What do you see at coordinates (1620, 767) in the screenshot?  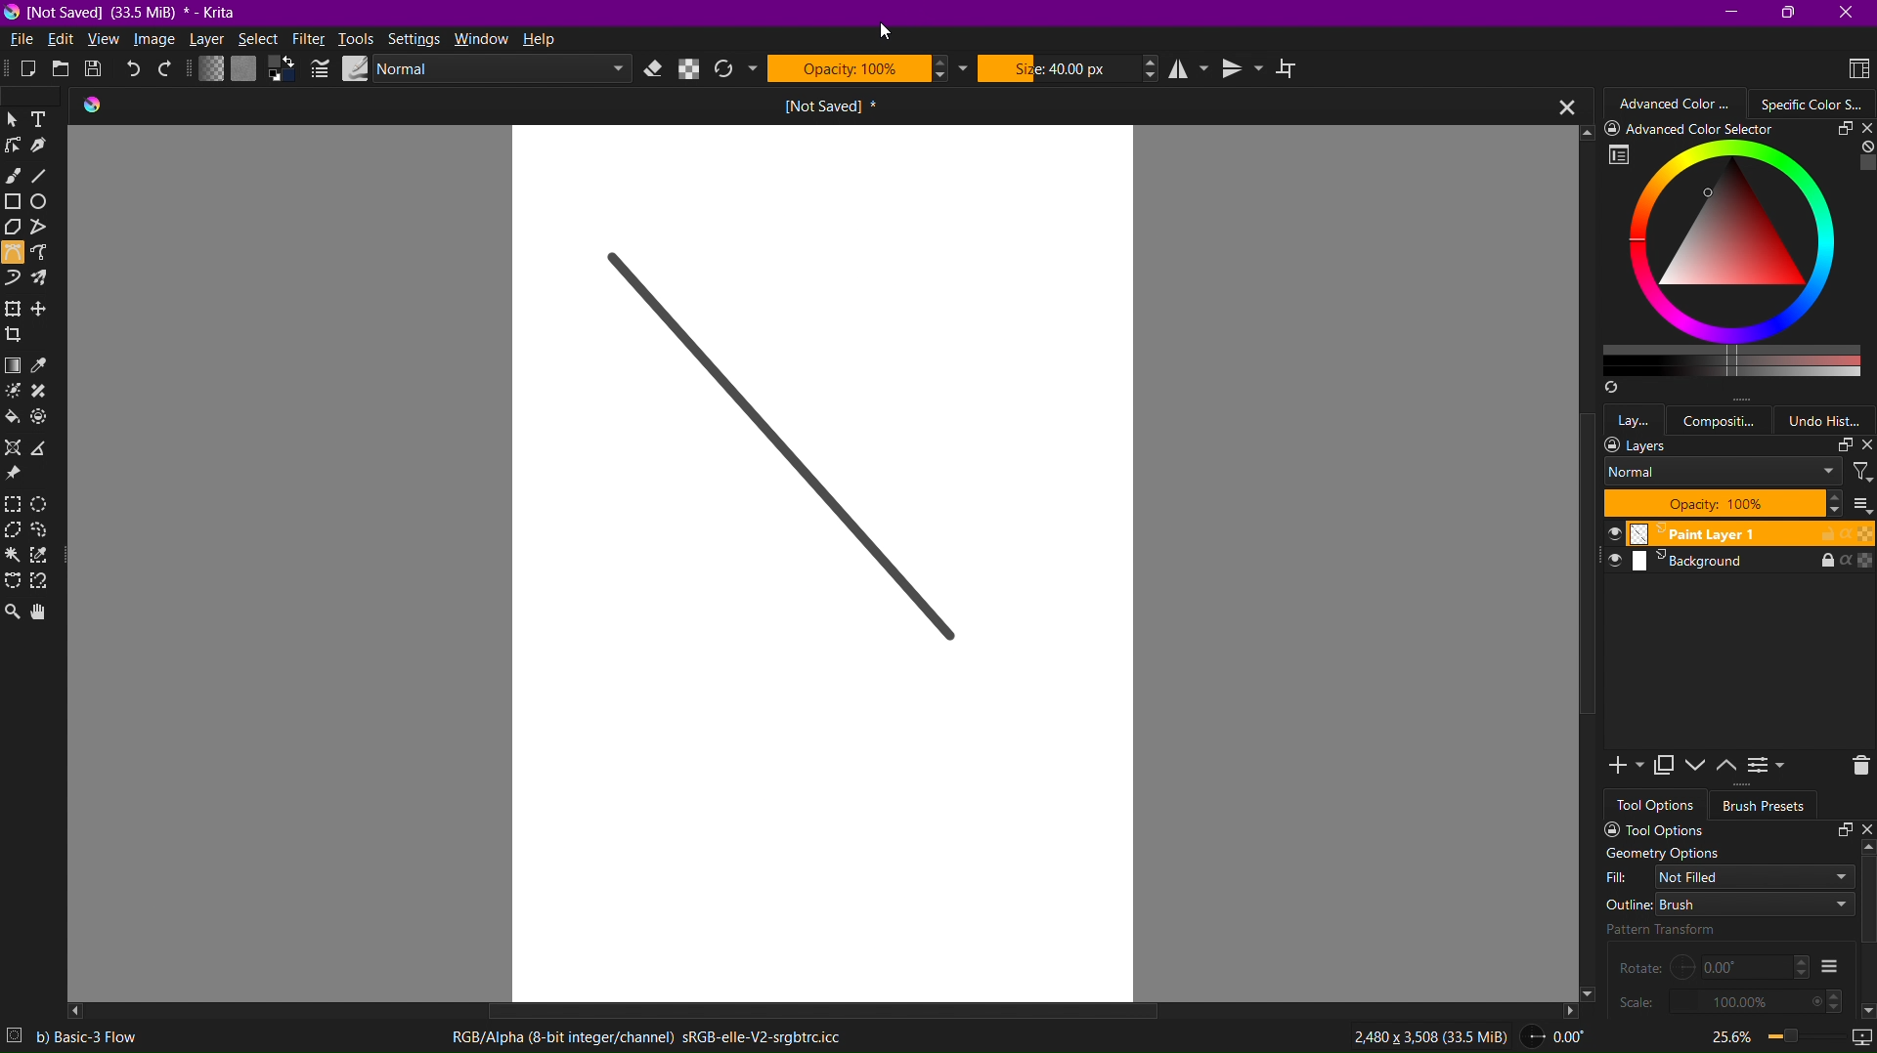 I see `Add New Layer` at bounding box center [1620, 767].